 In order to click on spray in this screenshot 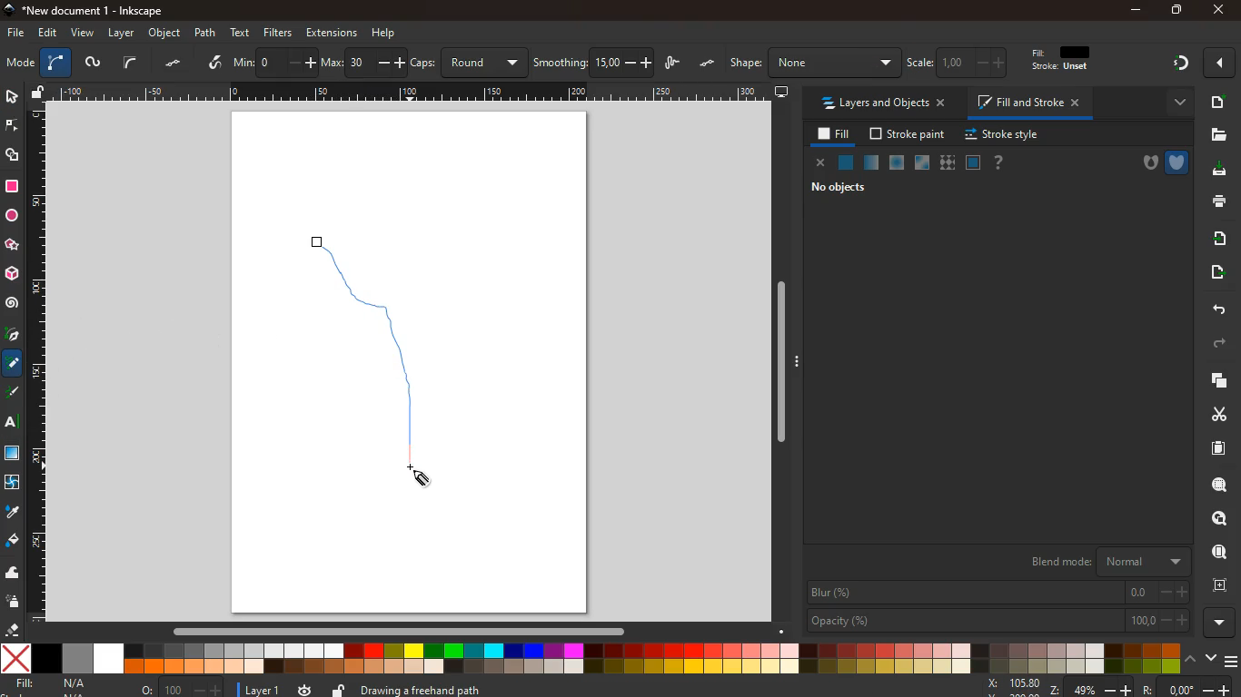, I will do `click(16, 602)`.